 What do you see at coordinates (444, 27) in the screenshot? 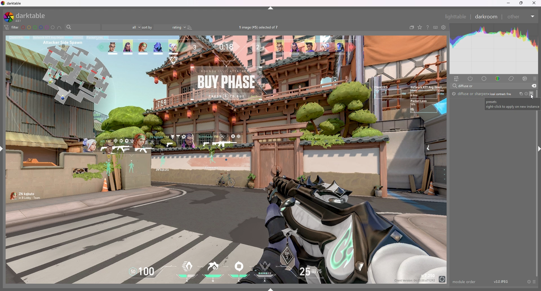
I see `show global preferences` at bounding box center [444, 27].